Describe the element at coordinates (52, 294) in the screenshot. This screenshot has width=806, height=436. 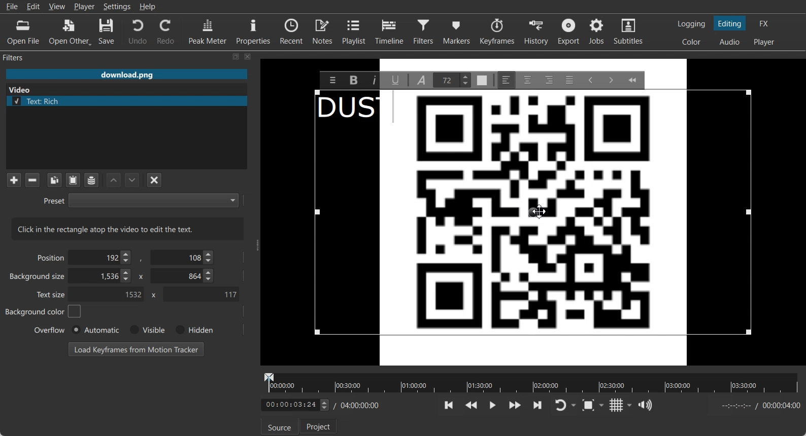
I see `Text size` at that location.